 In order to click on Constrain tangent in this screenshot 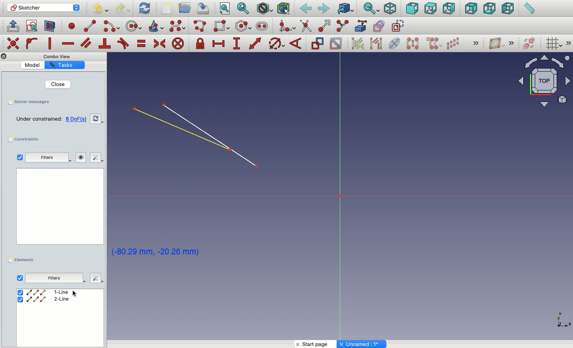, I will do `click(123, 43)`.